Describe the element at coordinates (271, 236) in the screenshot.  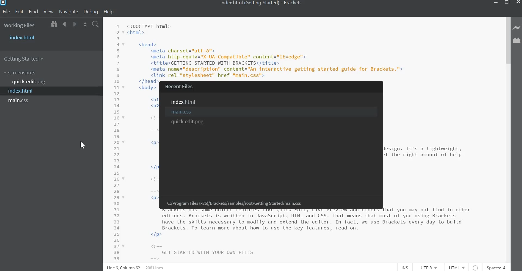
I see `editor area` at that location.